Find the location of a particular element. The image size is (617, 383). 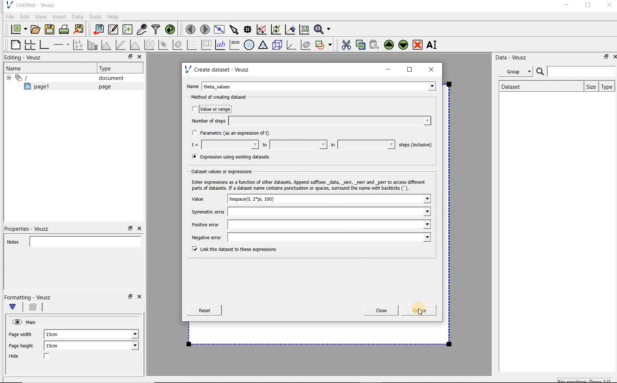

plot a 2d dataset as contours is located at coordinates (178, 45).